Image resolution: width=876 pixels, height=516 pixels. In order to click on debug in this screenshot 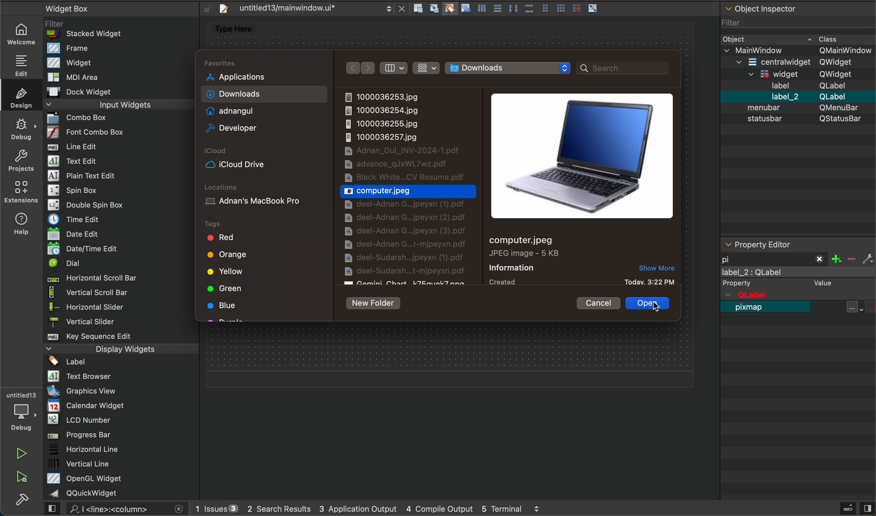, I will do `click(21, 127)`.